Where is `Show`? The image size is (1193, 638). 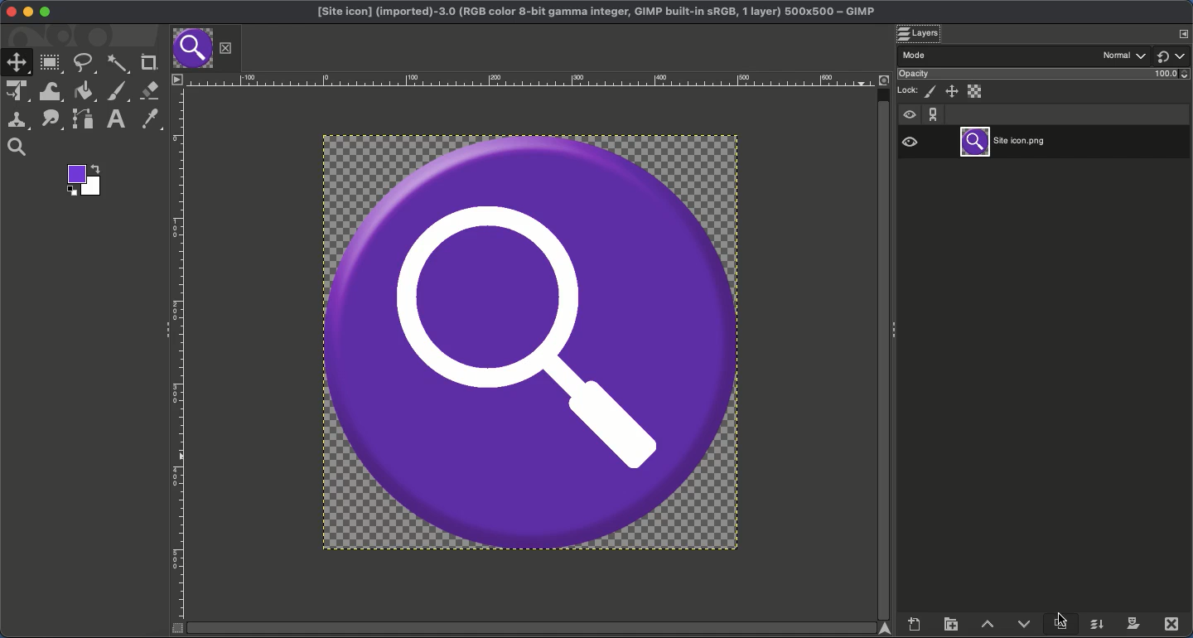
Show is located at coordinates (910, 113).